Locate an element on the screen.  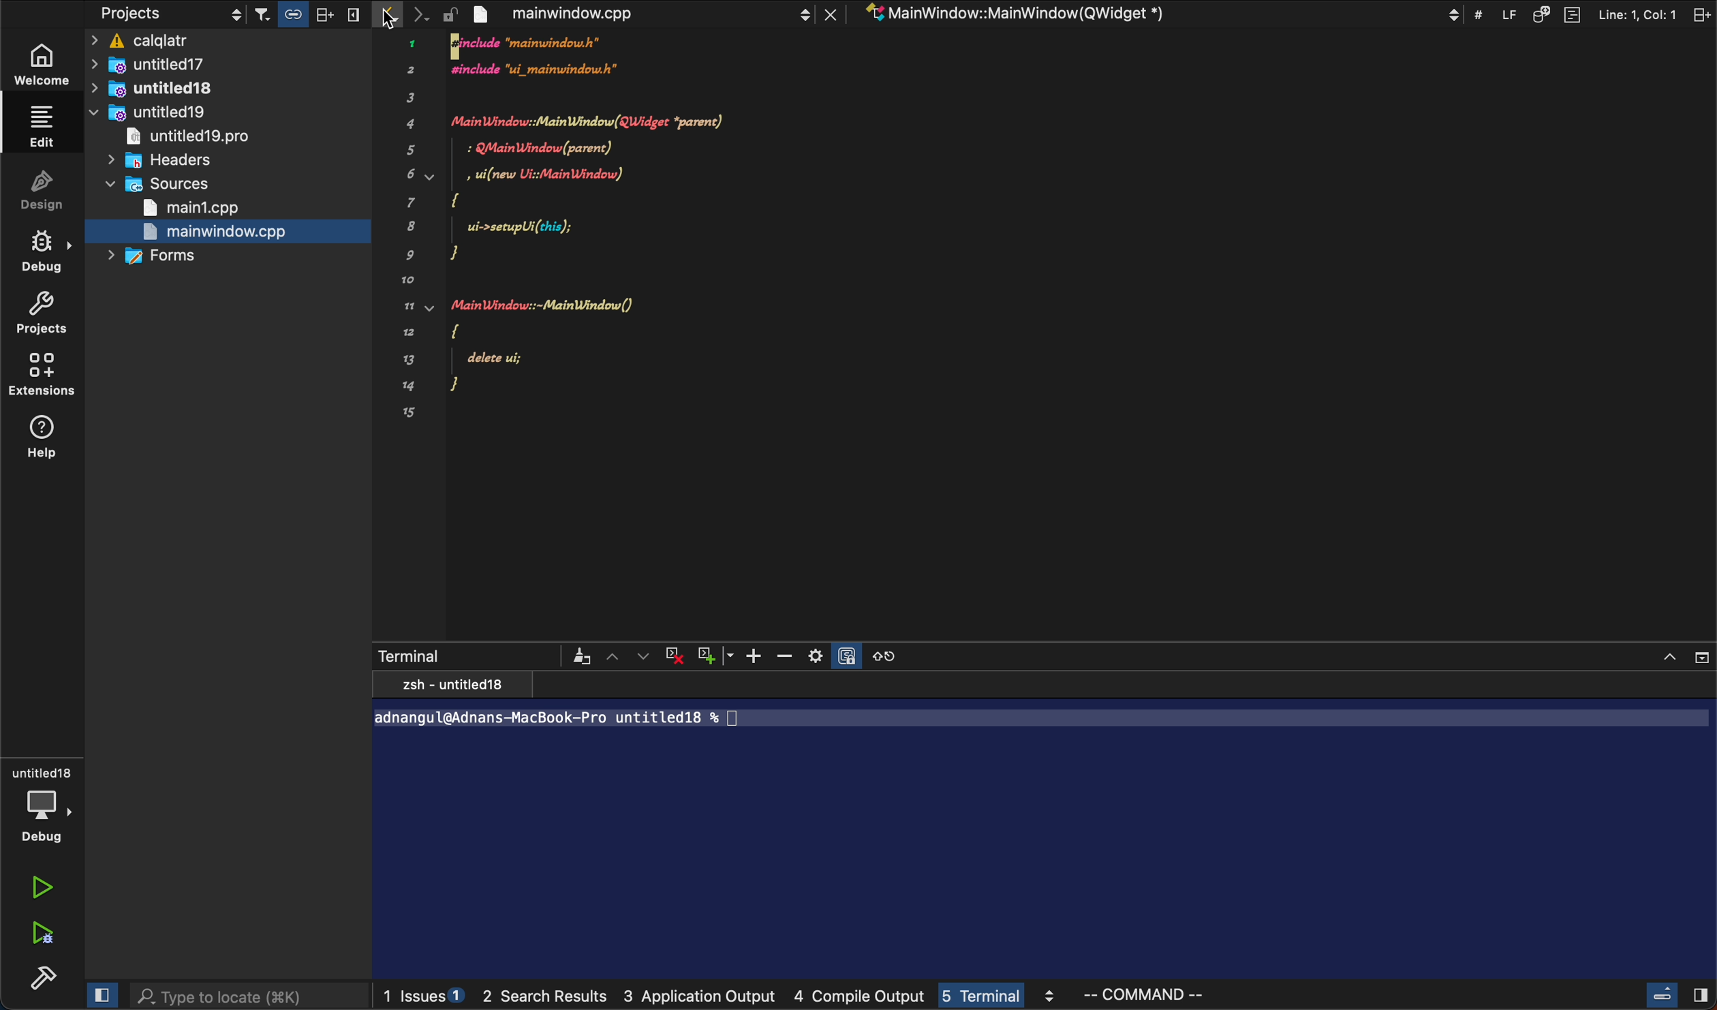
search bar is located at coordinates (248, 996).